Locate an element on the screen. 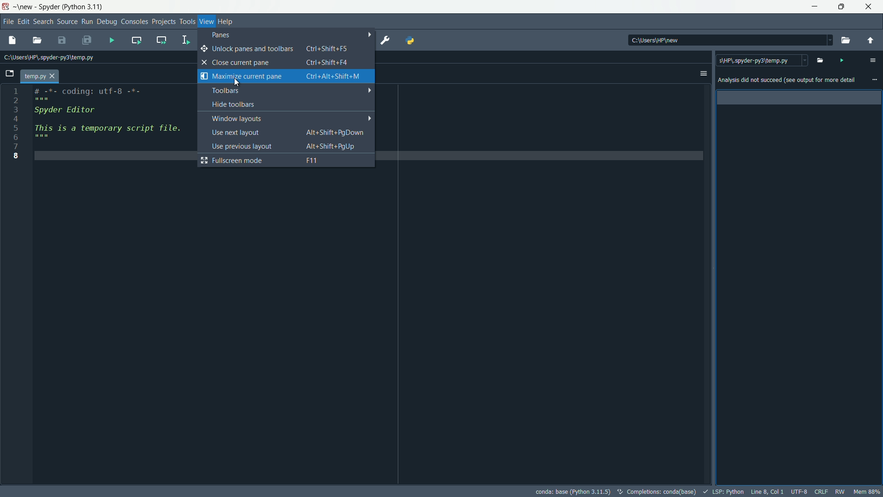  maximize is located at coordinates (842, 7).